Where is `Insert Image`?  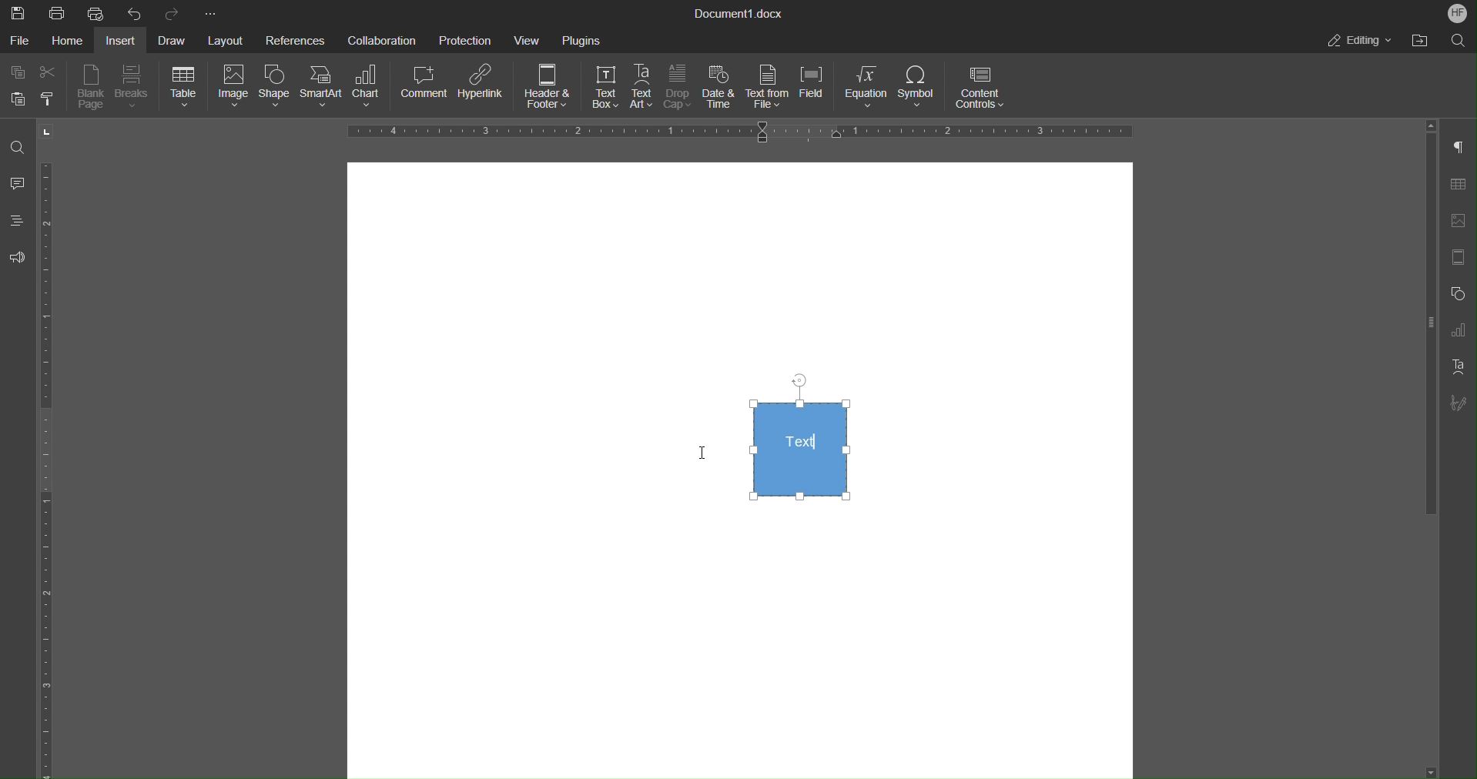
Insert Image is located at coordinates (1462, 220).